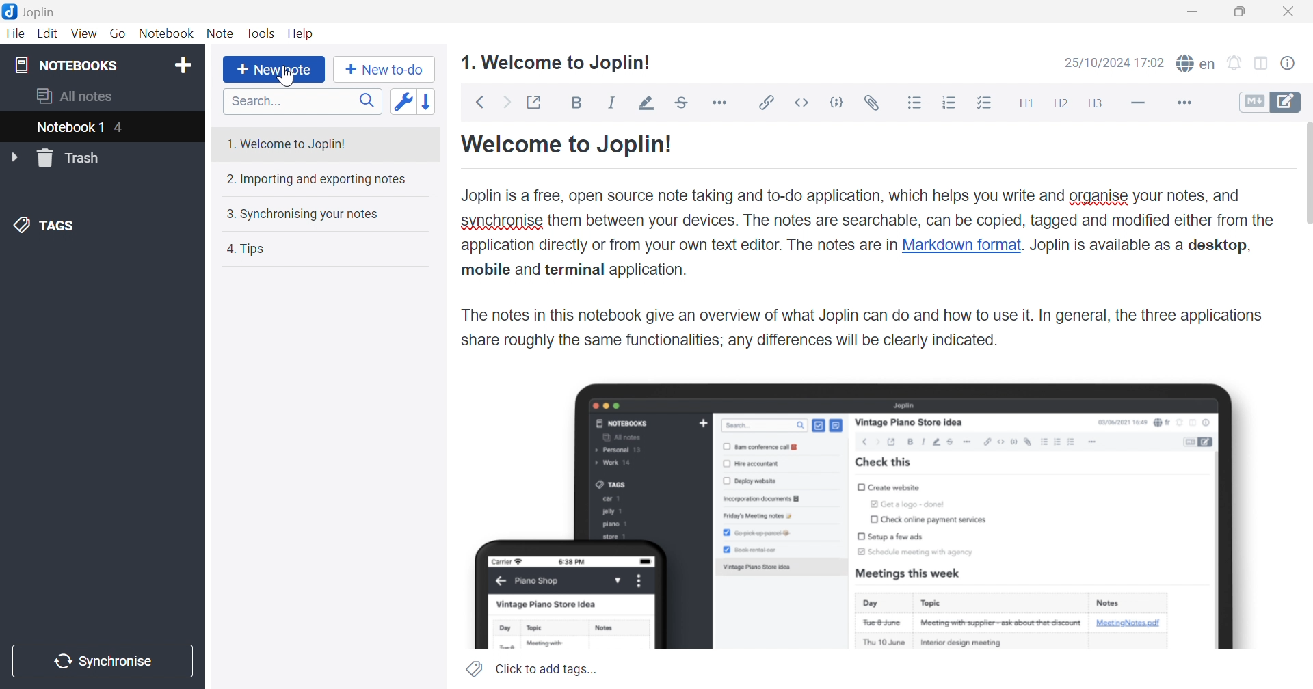 The height and width of the screenshot is (689, 1313). I want to click on More, so click(1178, 103).